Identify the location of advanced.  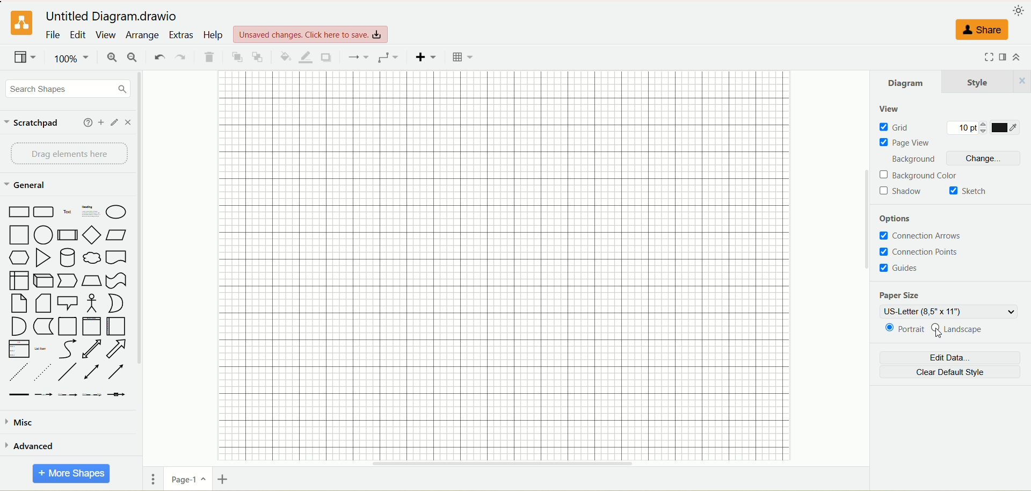
(33, 446).